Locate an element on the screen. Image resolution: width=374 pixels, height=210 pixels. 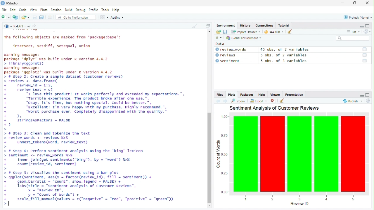
> # Step 2: Create a sample dataset (customer reviews)
reviews <- data. frane(
review id = 1:5,
review text = c(
“I love this product! It works perfectly and exceeded my expectations.”
“Terrible experience. The product broke after one use.”,
“okay, ft's fine, but nothing special. Could be better.”,
“excellent! I'm very happy with my purchase. Highly recommend.”
"Worst purchase ever. Conpletely disappointed with the quality.”
J.
stringsasfactors = FALSE
) is located at coordinates (96, 101).